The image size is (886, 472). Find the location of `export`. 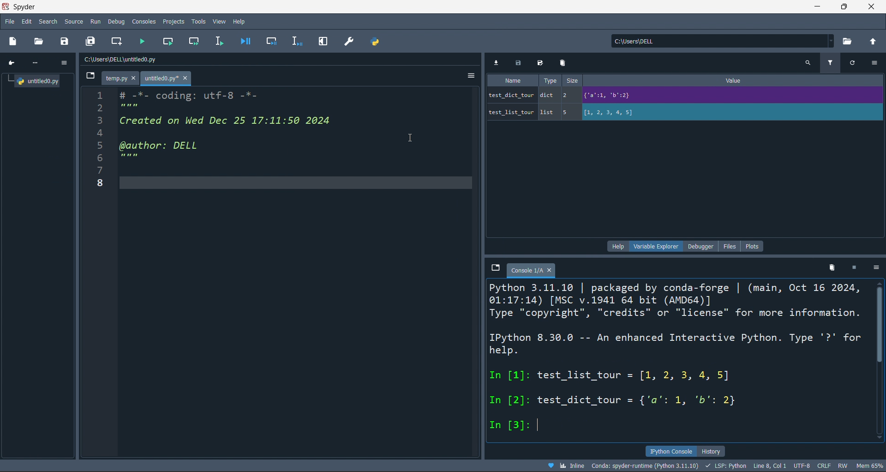

export is located at coordinates (500, 63).